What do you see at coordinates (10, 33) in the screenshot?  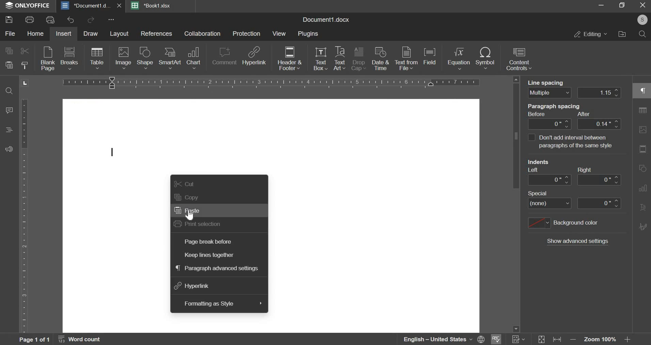 I see `file` at bounding box center [10, 33].